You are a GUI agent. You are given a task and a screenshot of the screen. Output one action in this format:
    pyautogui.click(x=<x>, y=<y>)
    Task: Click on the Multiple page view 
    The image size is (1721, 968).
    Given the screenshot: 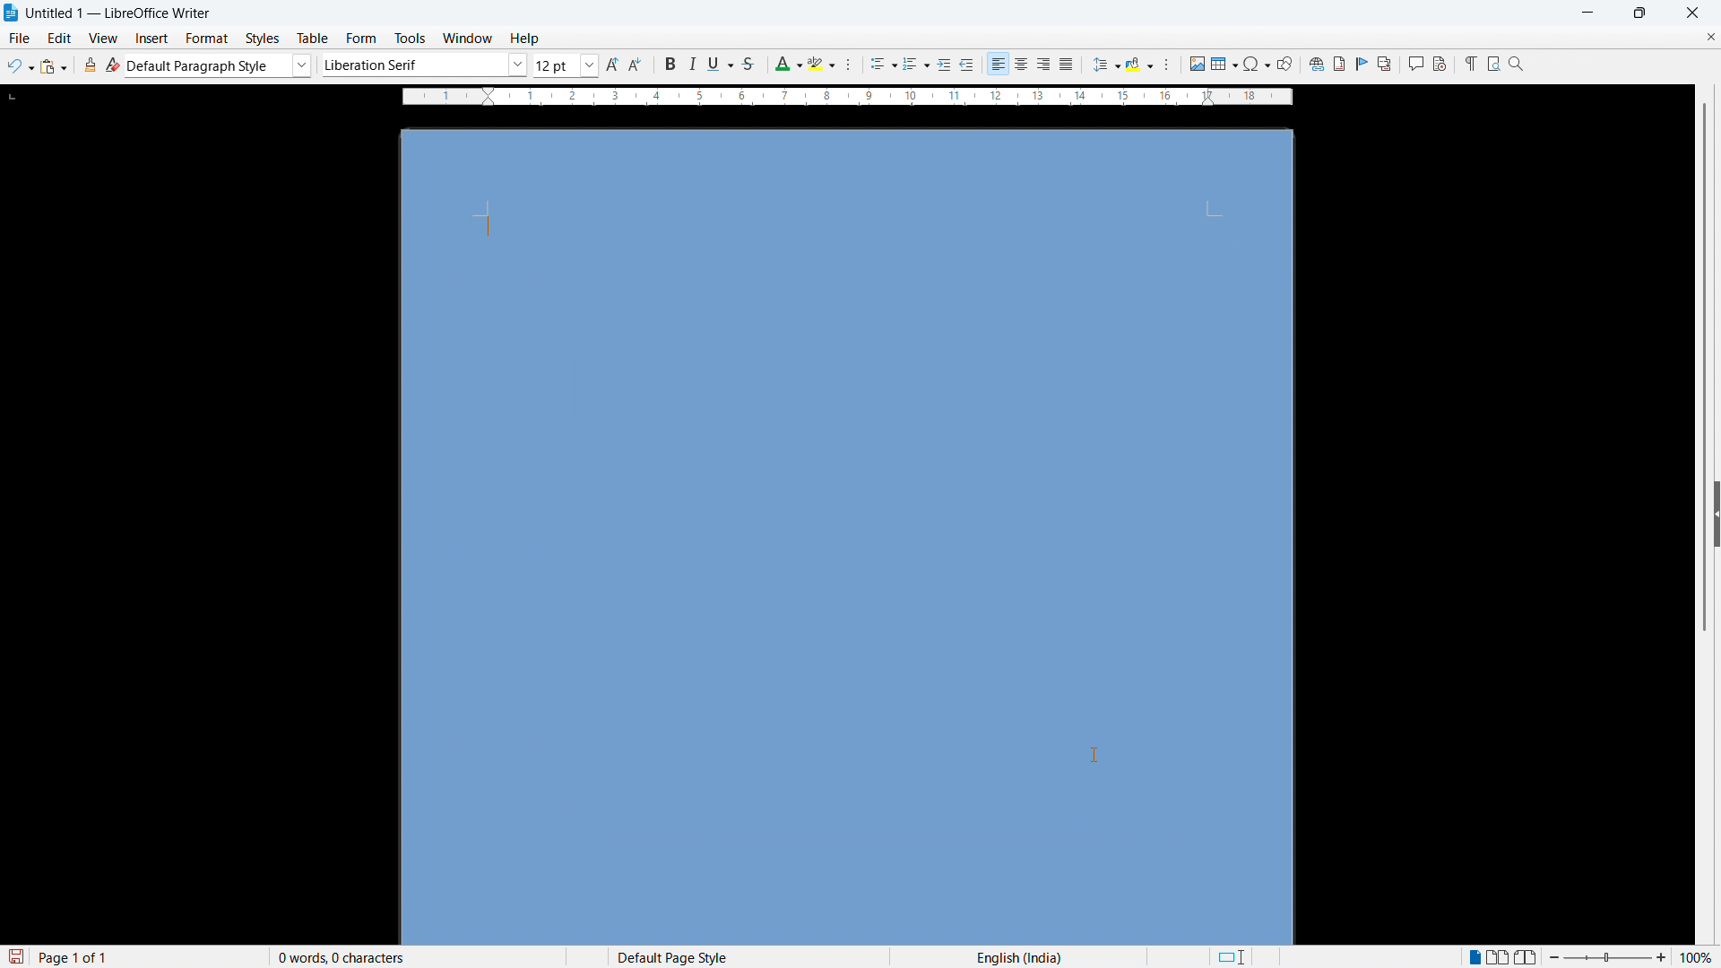 What is the action you would take?
    pyautogui.click(x=1500, y=956)
    